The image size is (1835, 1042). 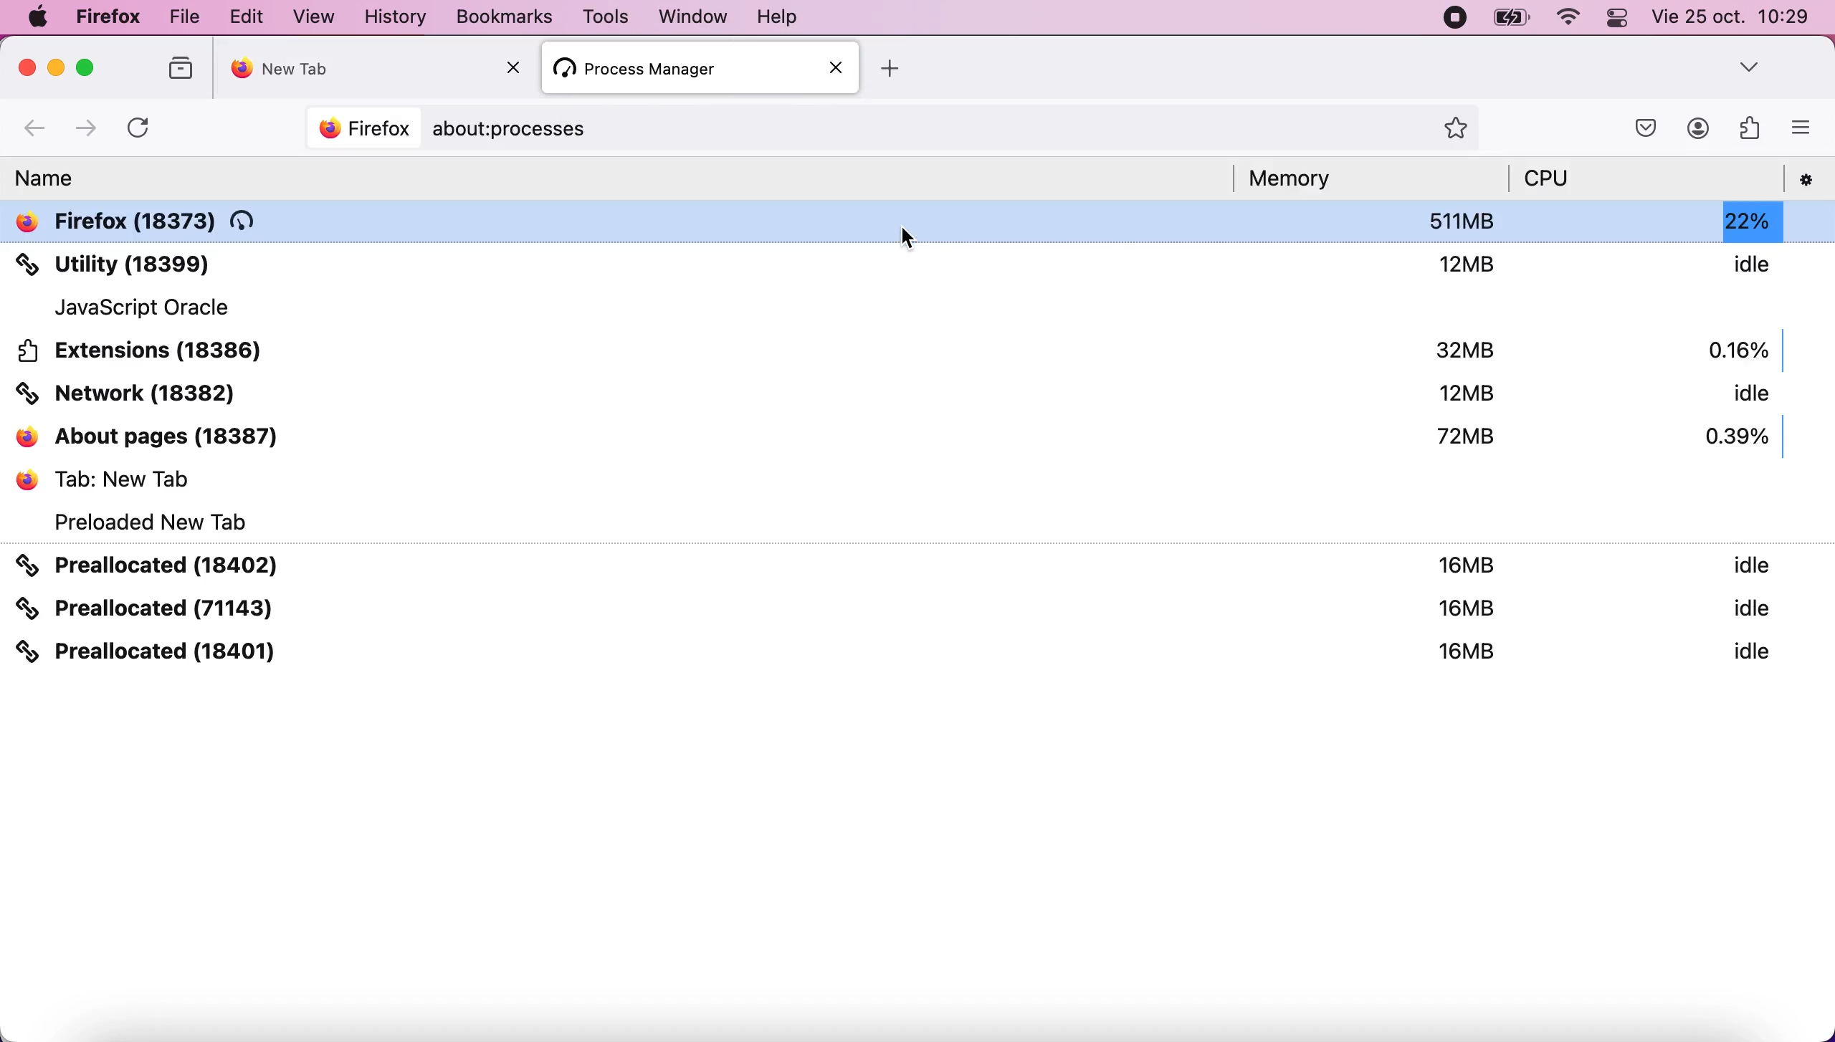 I want to click on Move forward, so click(x=86, y=130).